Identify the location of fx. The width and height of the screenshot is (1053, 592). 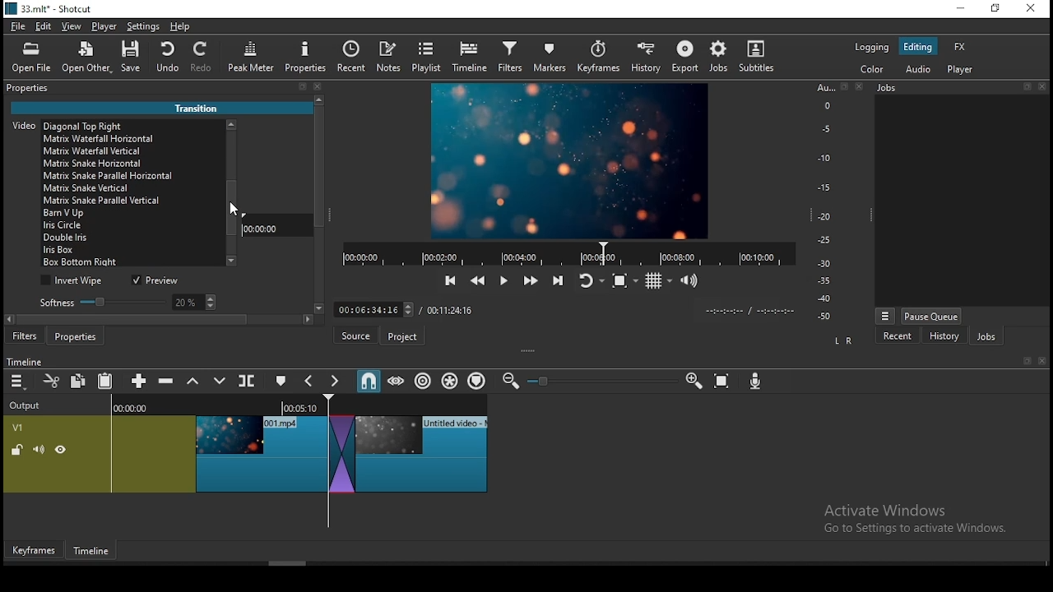
(960, 48).